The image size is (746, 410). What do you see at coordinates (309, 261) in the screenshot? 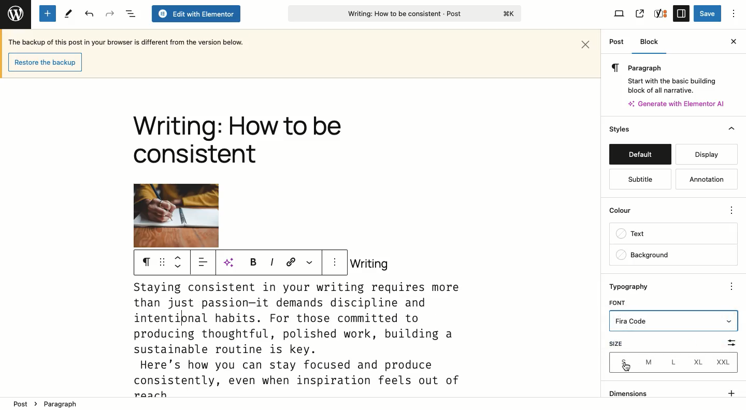
I see `More` at bounding box center [309, 261].